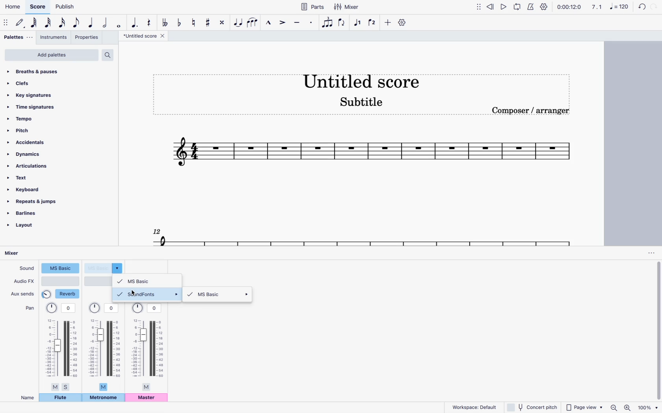  I want to click on score subtitle, so click(366, 102).